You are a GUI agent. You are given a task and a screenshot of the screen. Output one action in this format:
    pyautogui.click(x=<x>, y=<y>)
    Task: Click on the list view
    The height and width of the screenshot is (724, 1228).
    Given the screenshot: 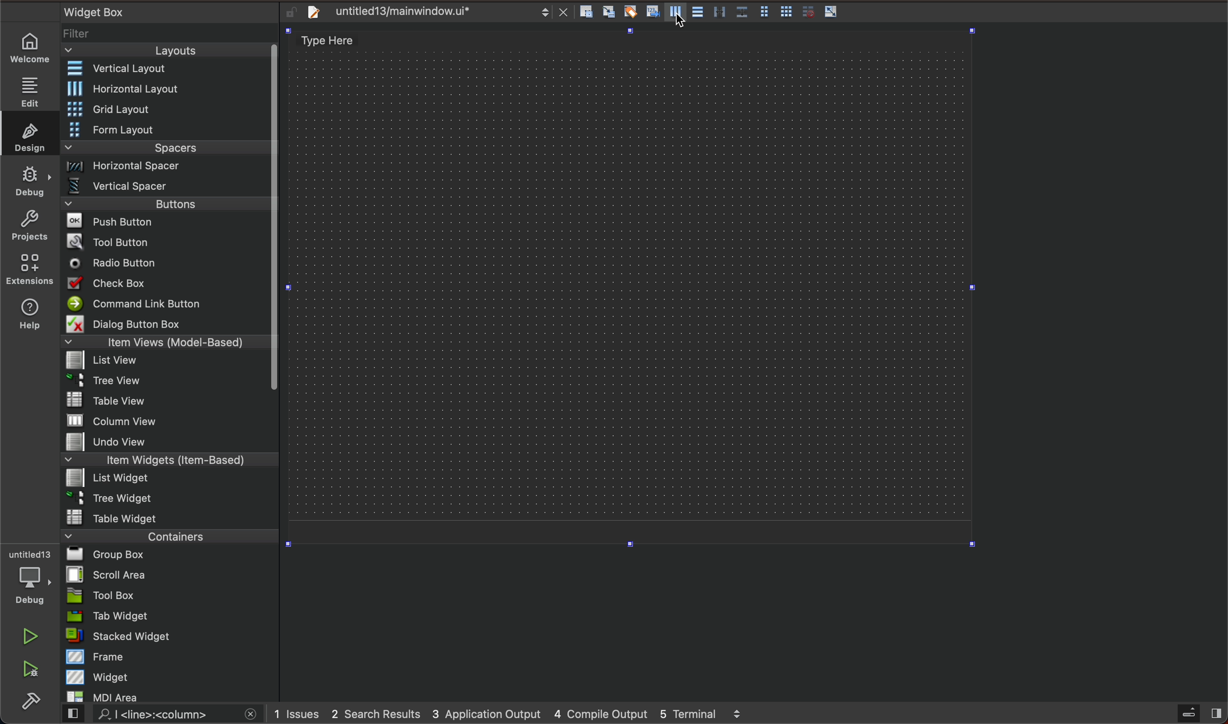 What is the action you would take?
    pyautogui.click(x=165, y=361)
    